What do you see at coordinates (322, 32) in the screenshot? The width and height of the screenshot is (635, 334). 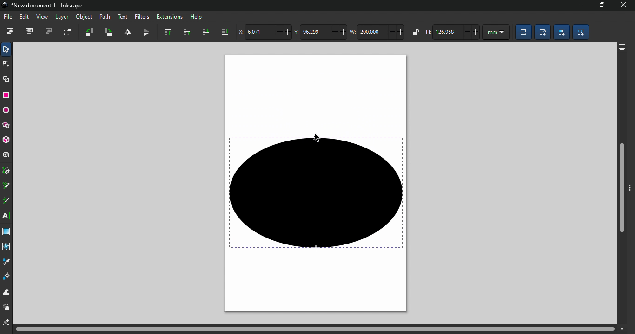 I see `Vertical coordinate of selection` at bounding box center [322, 32].